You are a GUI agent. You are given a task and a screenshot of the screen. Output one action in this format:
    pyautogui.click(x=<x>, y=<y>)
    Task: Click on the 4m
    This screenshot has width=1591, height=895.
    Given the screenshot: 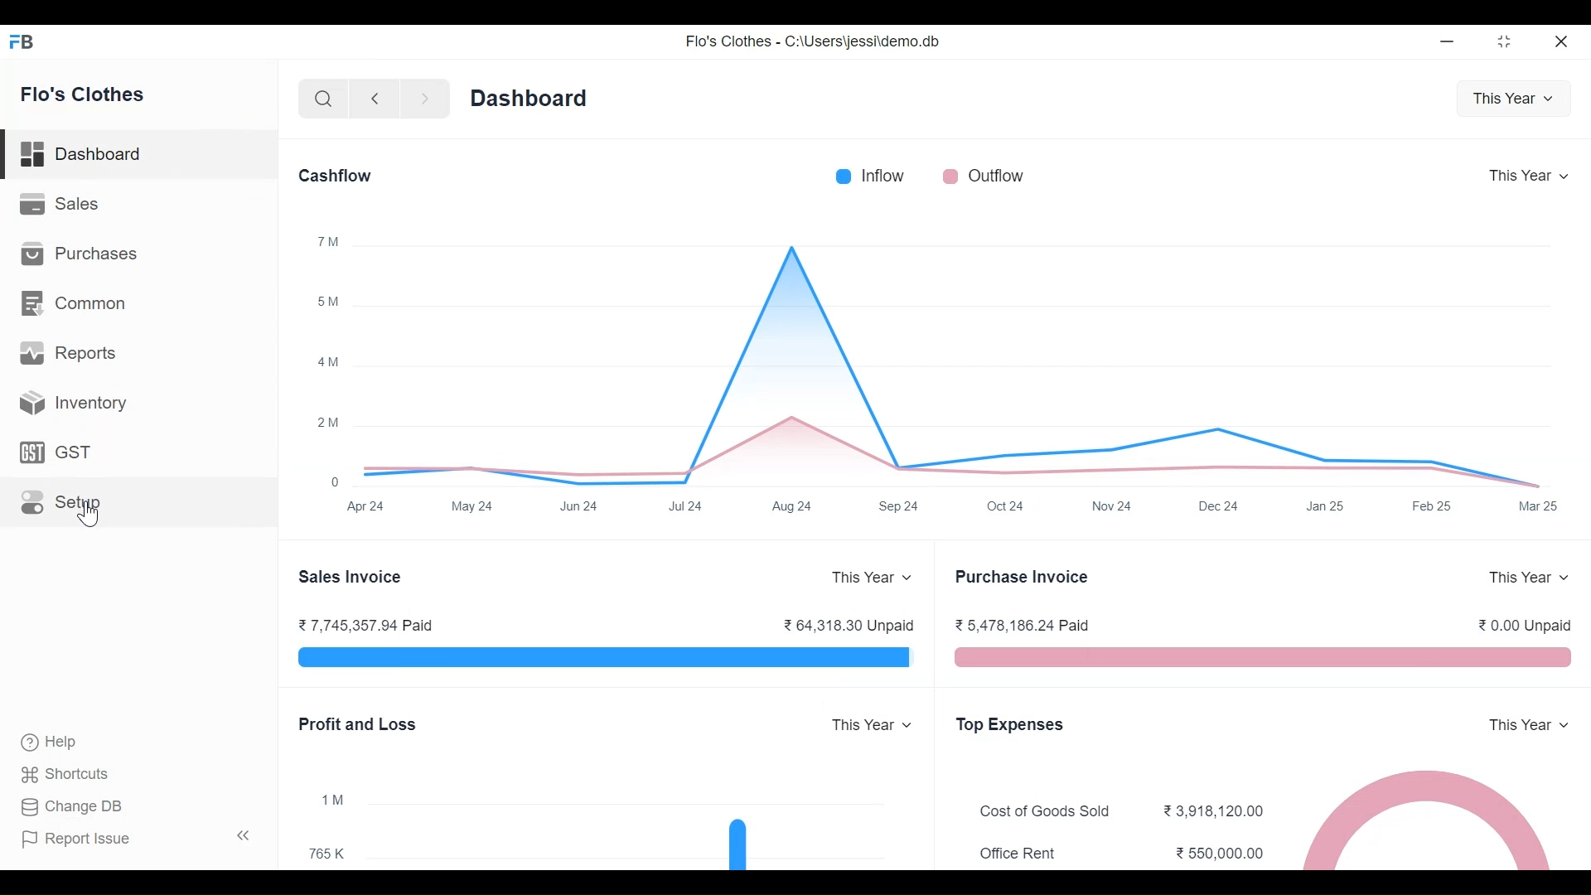 What is the action you would take?
    pyautogui.click(x=325, y=364)
    